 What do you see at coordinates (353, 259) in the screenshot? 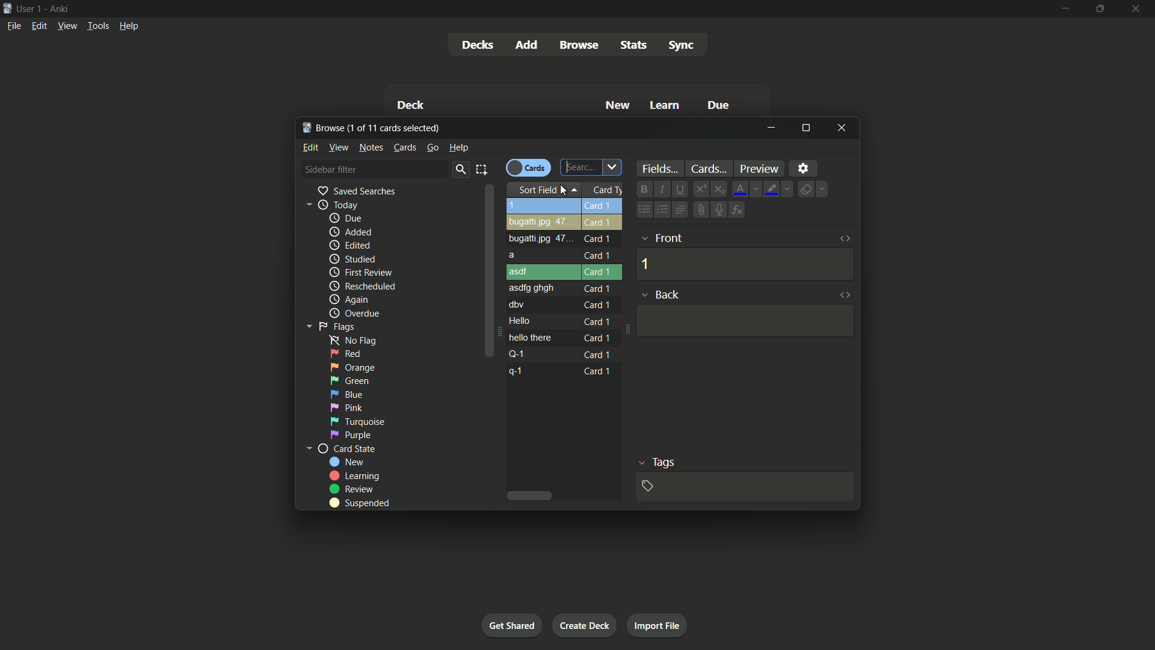
I see `studied` at bounding box center [353, 259].